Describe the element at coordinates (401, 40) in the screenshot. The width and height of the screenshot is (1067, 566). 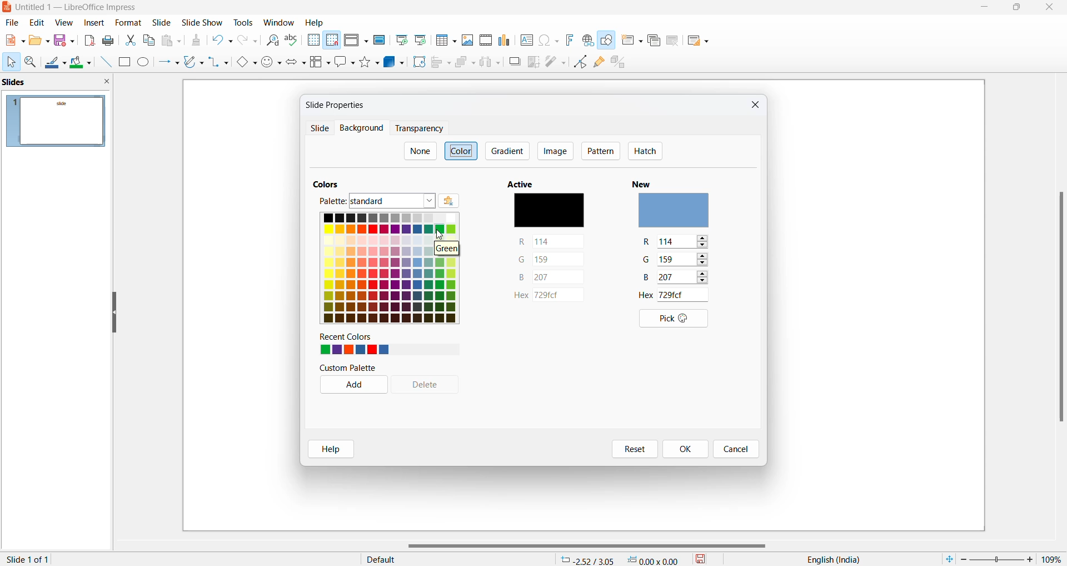
I see `start from first slide` at that location.